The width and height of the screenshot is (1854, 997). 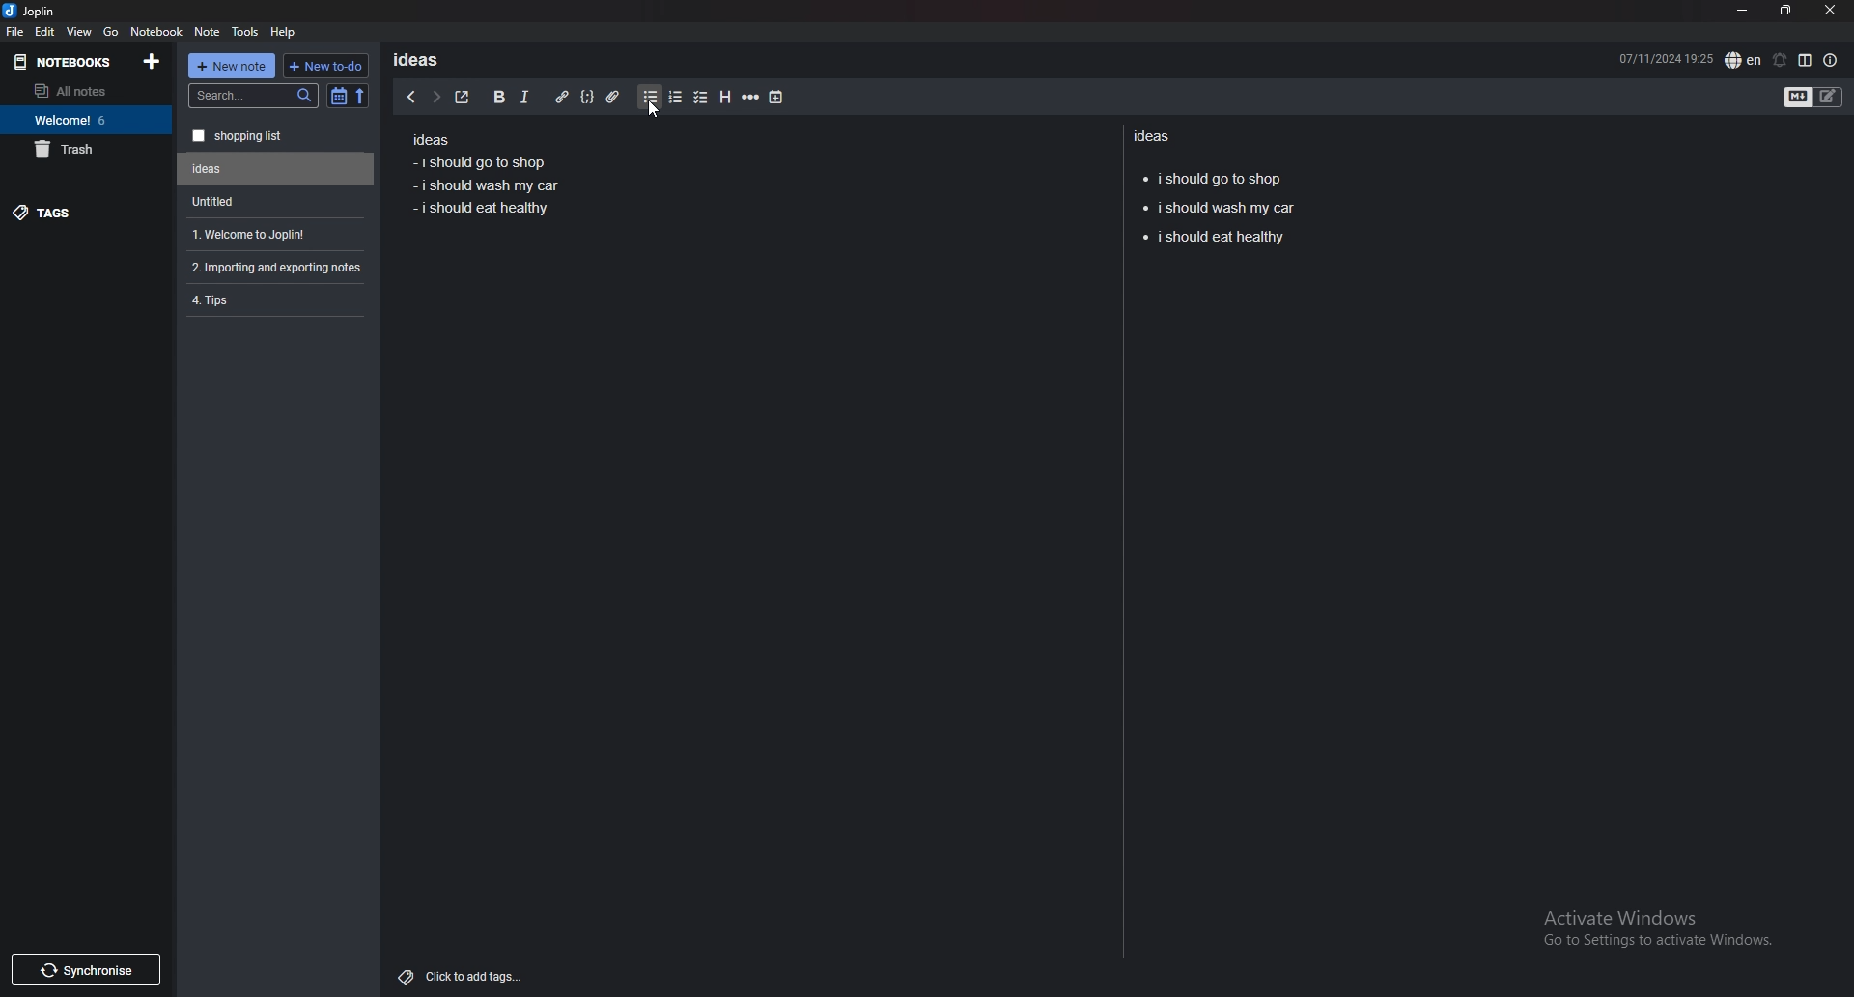 I want to click on help, so click(x=284, y=31).